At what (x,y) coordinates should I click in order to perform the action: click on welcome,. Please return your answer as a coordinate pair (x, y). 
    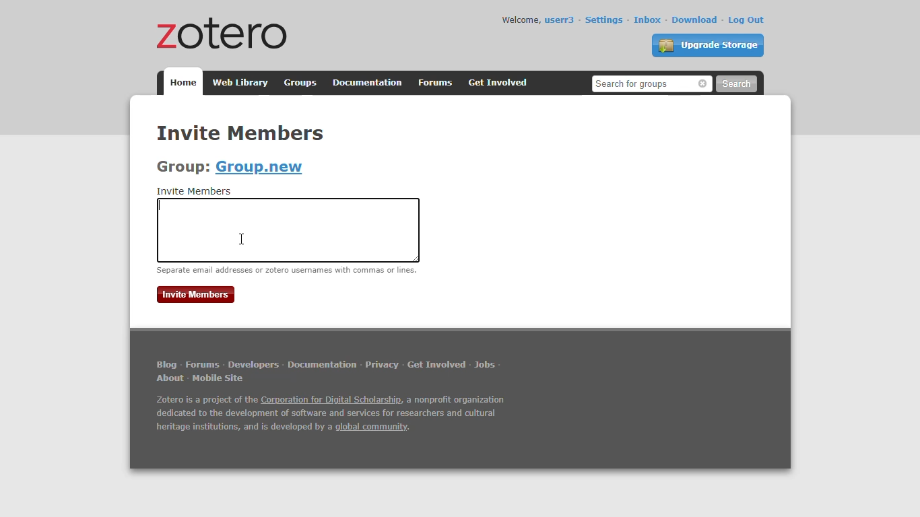
    Looking at the image, I should click on (520, 20).